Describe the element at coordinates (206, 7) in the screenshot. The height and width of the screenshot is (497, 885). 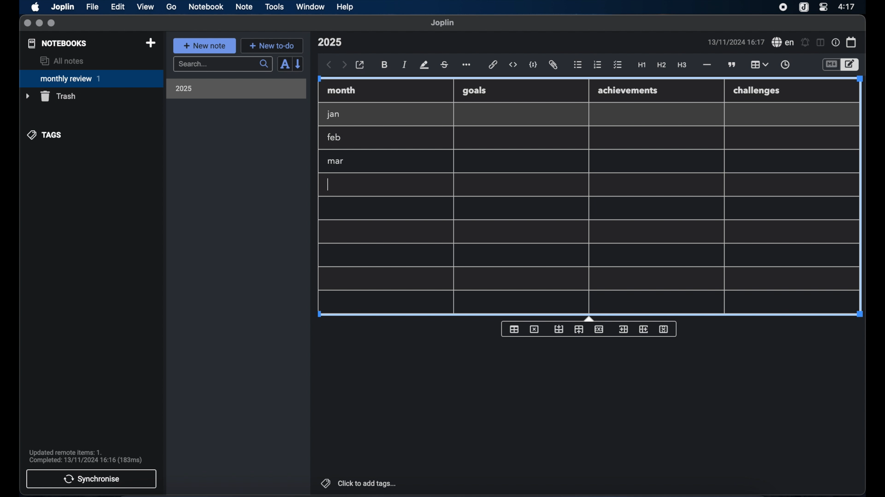
I see `notebook` at that location.